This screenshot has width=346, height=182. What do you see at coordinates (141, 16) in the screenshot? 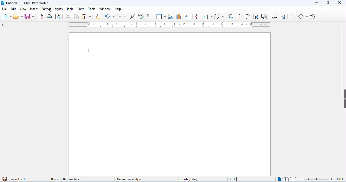
I see `spelling` at bounding box center [141, 16].